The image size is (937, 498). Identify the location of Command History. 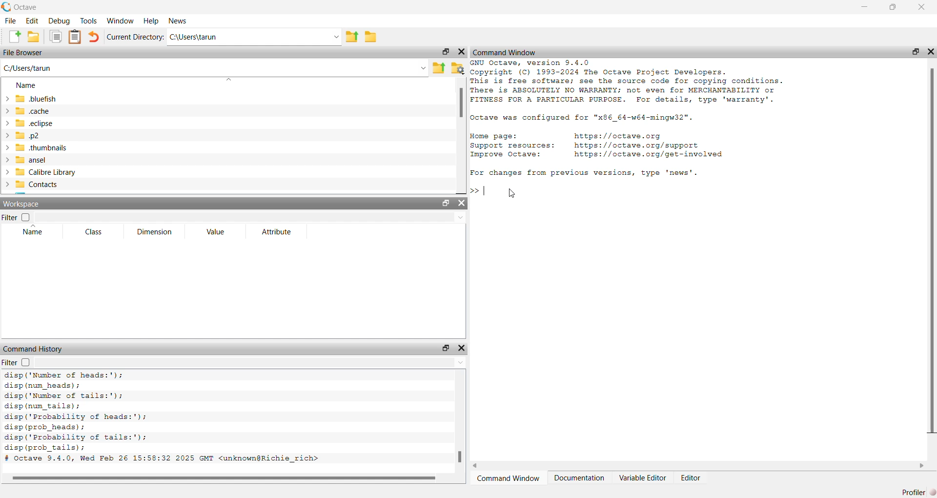
(34, 349).